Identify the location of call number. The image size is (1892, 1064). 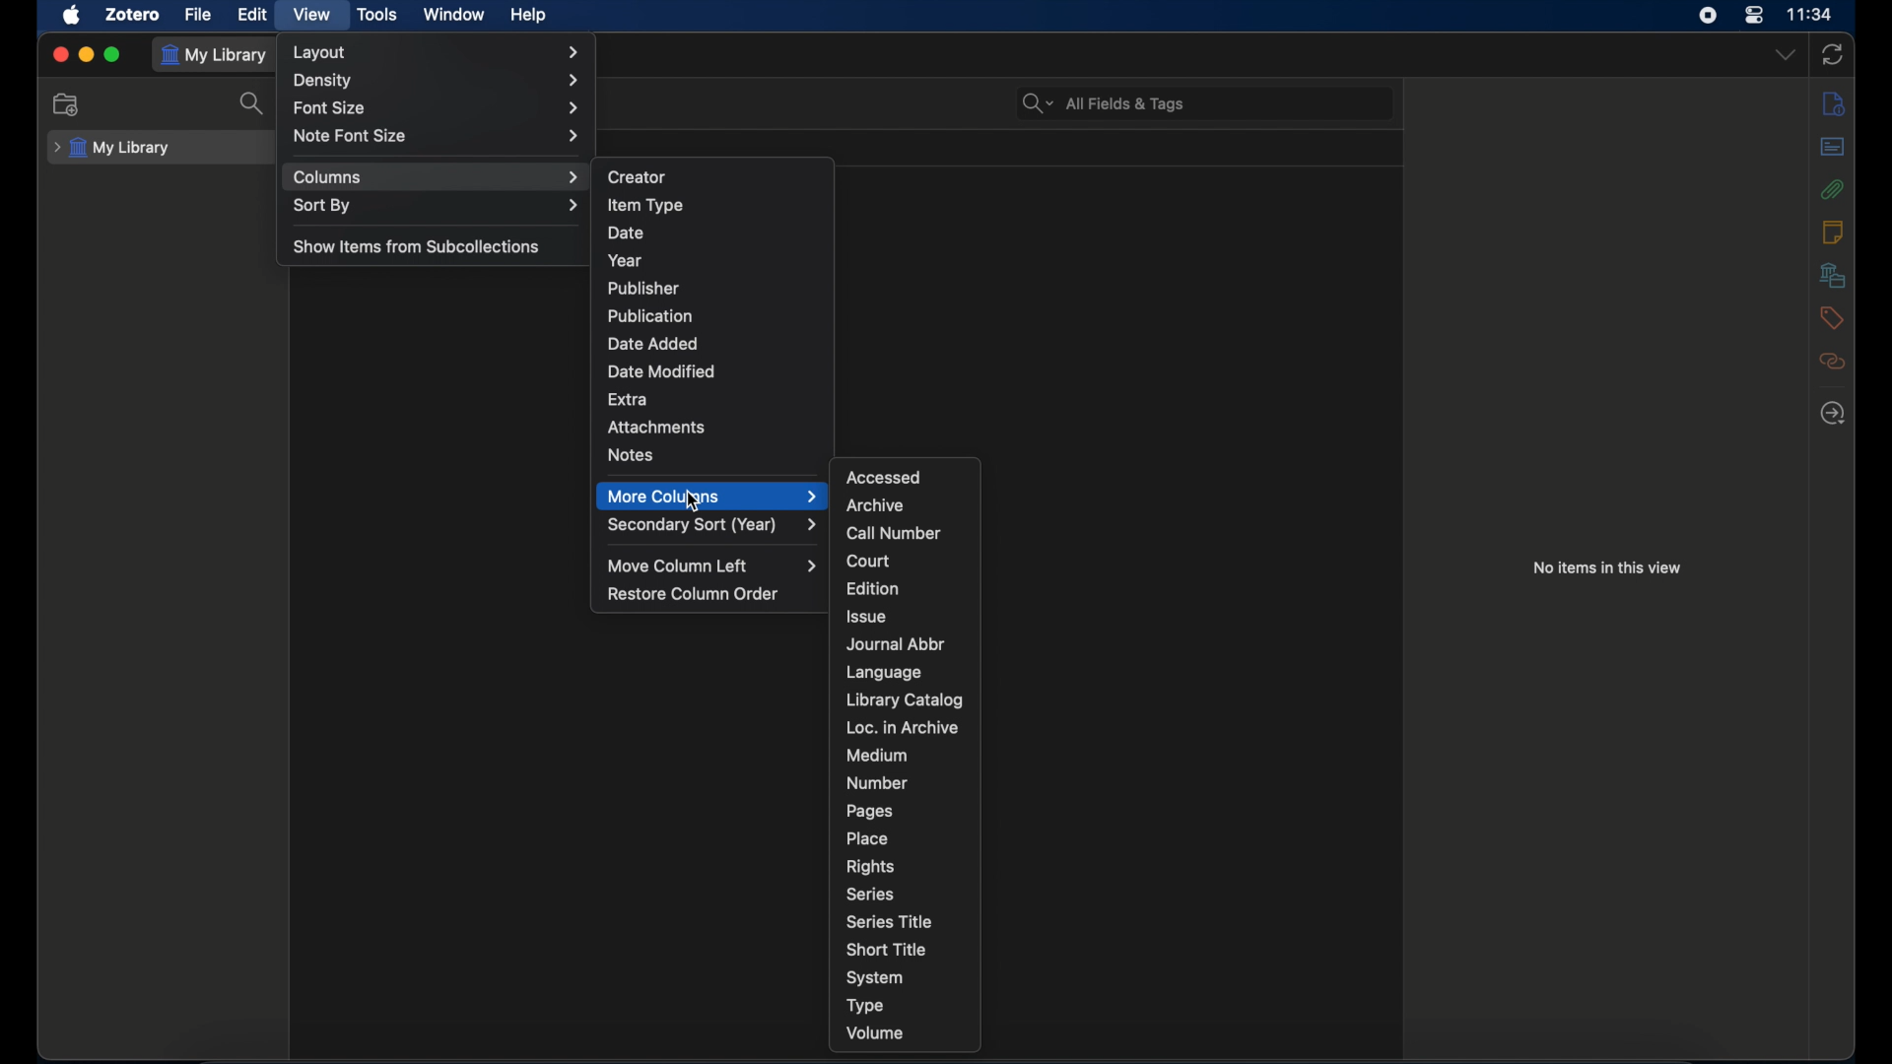
(894, 533).